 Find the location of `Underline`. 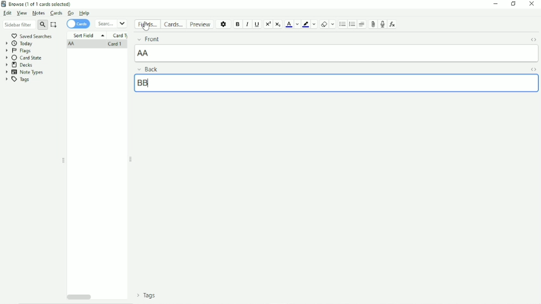

Underline is located at coordinates (257, 24).